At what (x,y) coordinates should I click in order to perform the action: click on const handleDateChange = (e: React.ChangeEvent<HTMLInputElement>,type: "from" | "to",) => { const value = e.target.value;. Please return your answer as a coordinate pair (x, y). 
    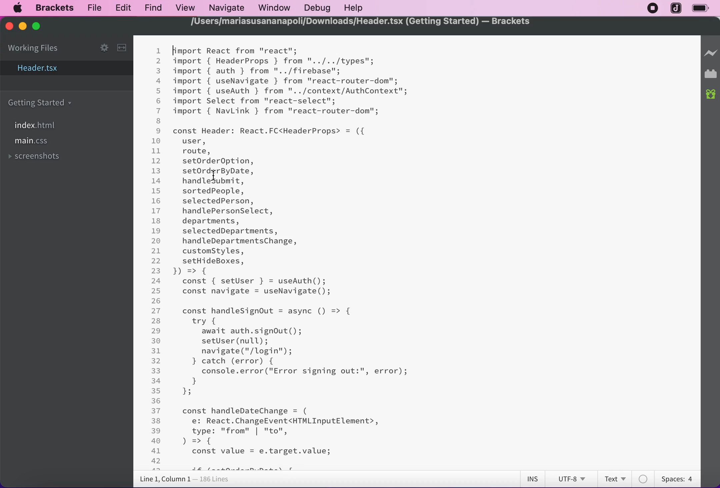
    Looking at the image, I should click on (281, 432).